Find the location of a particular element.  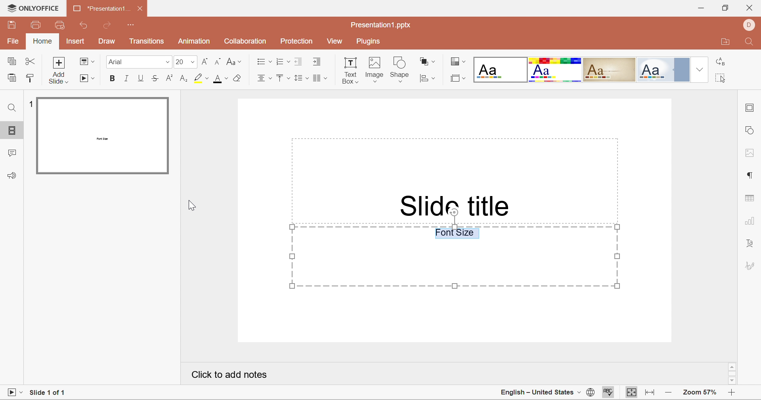

Print is located at coordinates (36, 25).